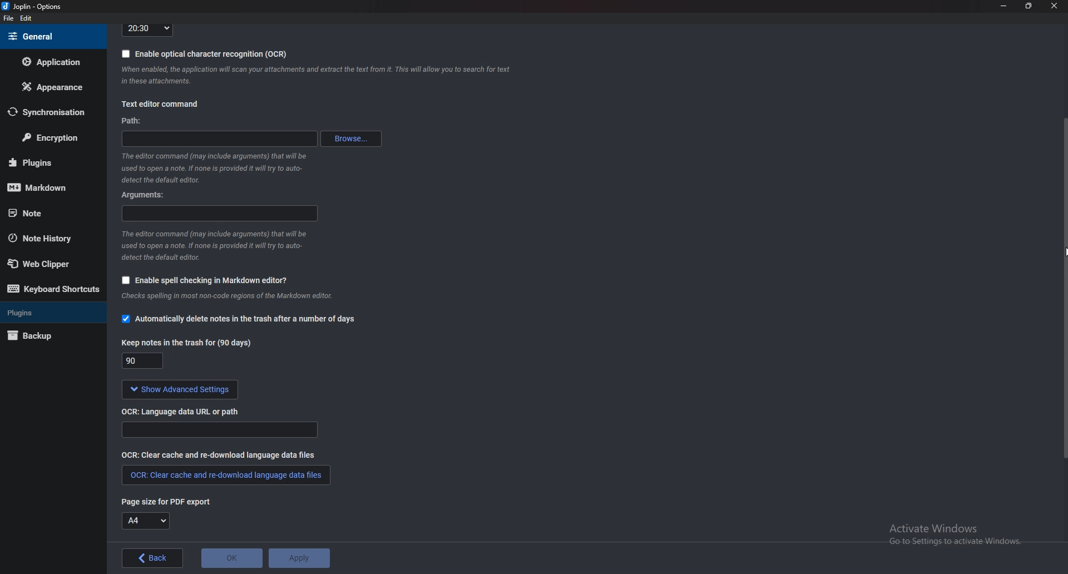 The width and height of the screenshot is (1068, 574). I want to click on Automatically delete notes, so click(238, 320).